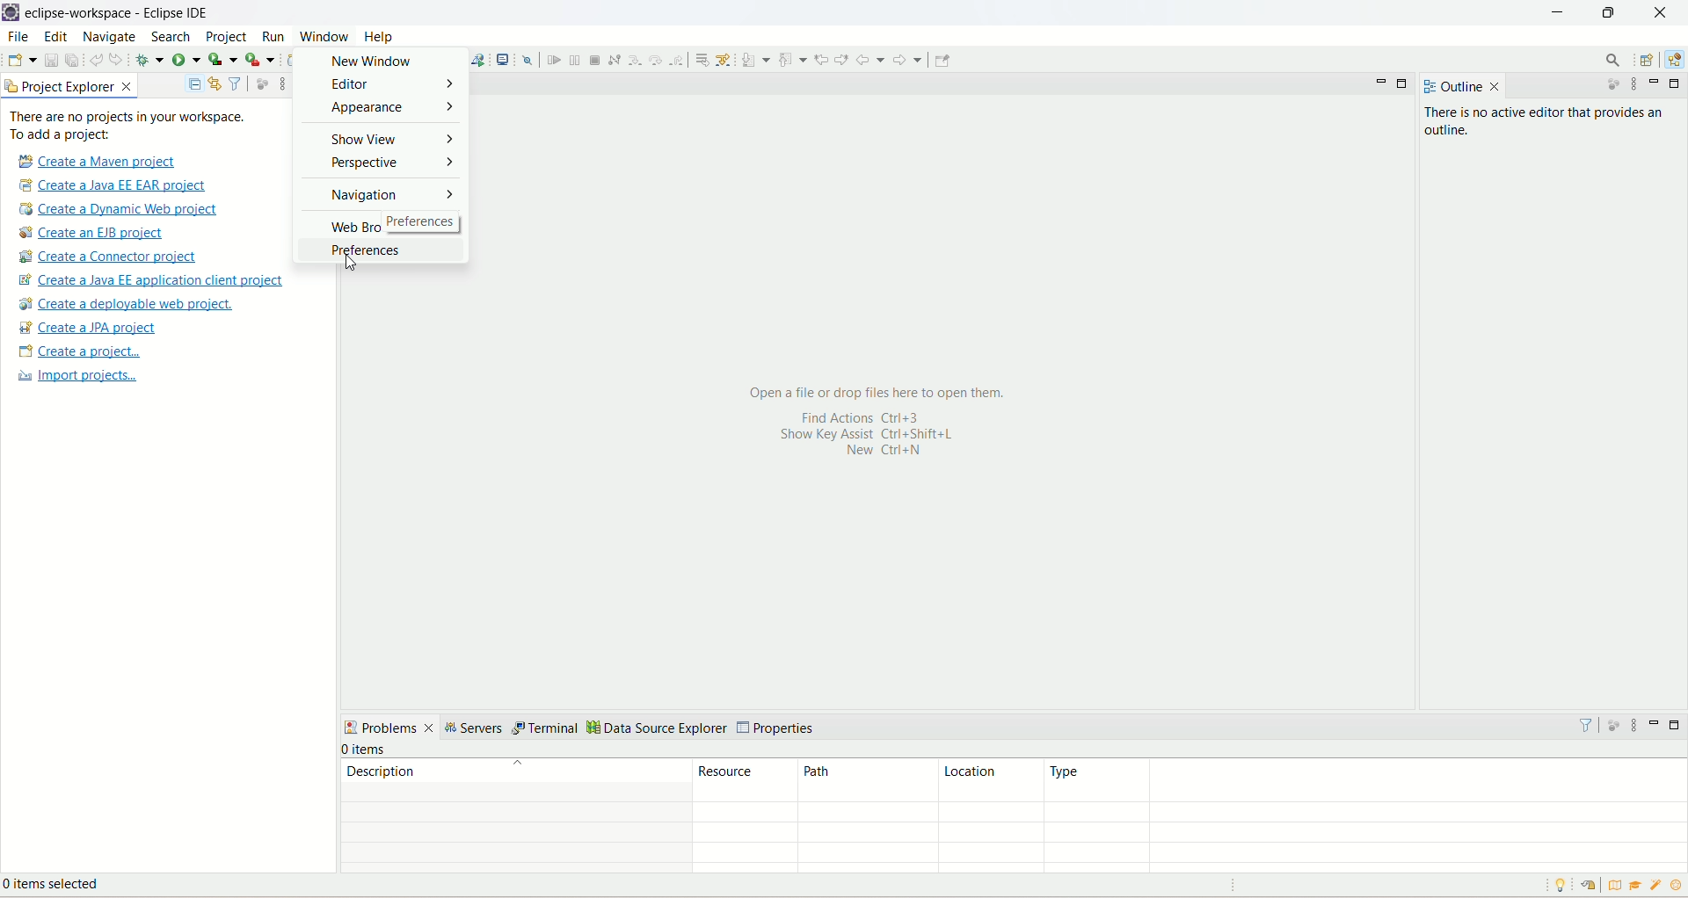  What do you see at coordinates (11, 13) in the screenshot?
I see `logo` at bounding box center [11, 13].